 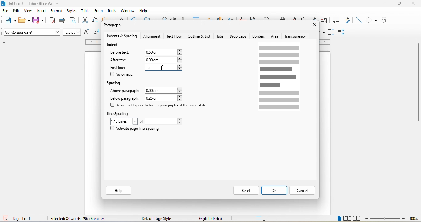 I want to click on help, so click(x=143, y=10).